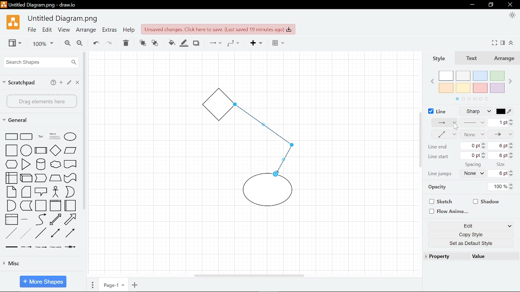 The width and height of the screenshot is (520, 292). I want to click on Line start spacing, so click(499, 146).